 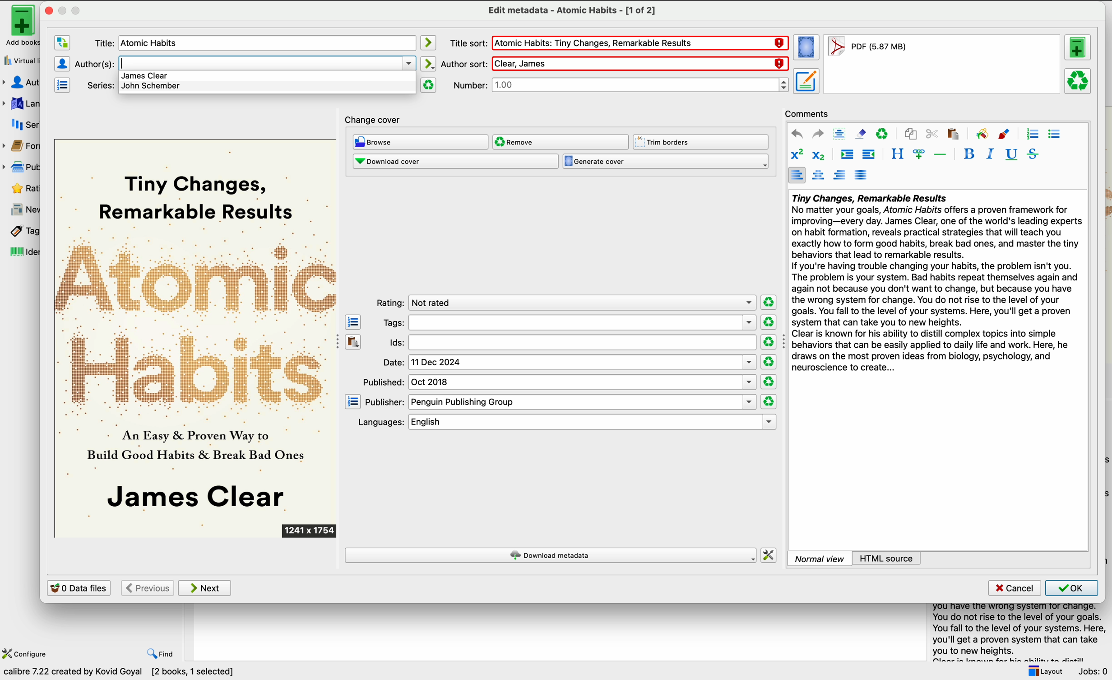 I want to click on date, so click(x=569, y=363).